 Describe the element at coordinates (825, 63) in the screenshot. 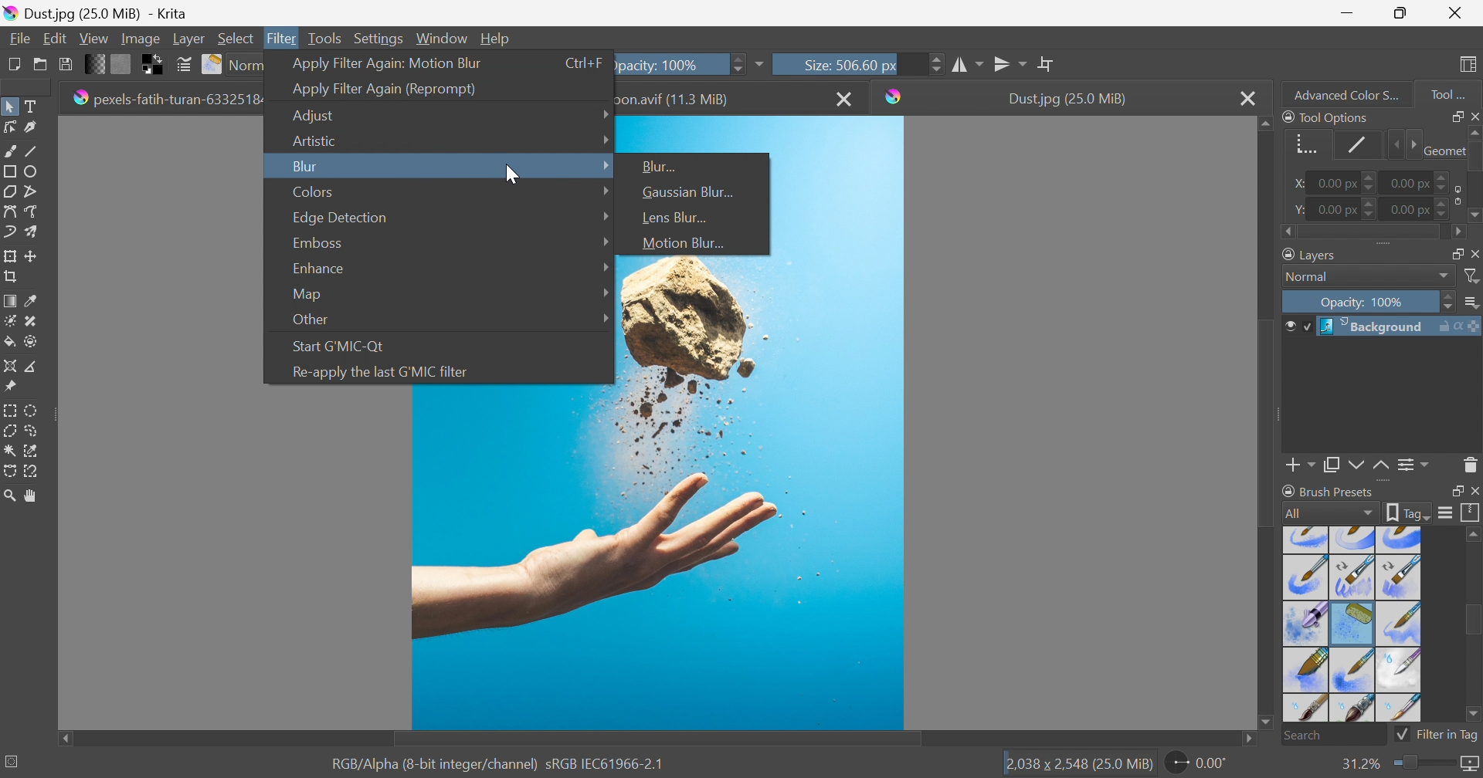

I see `Size: 506.60 px` at that location.